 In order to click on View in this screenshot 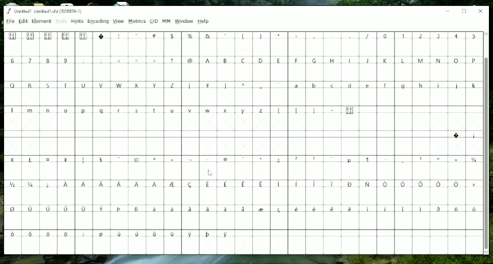, I will do `click(118, 22)`.